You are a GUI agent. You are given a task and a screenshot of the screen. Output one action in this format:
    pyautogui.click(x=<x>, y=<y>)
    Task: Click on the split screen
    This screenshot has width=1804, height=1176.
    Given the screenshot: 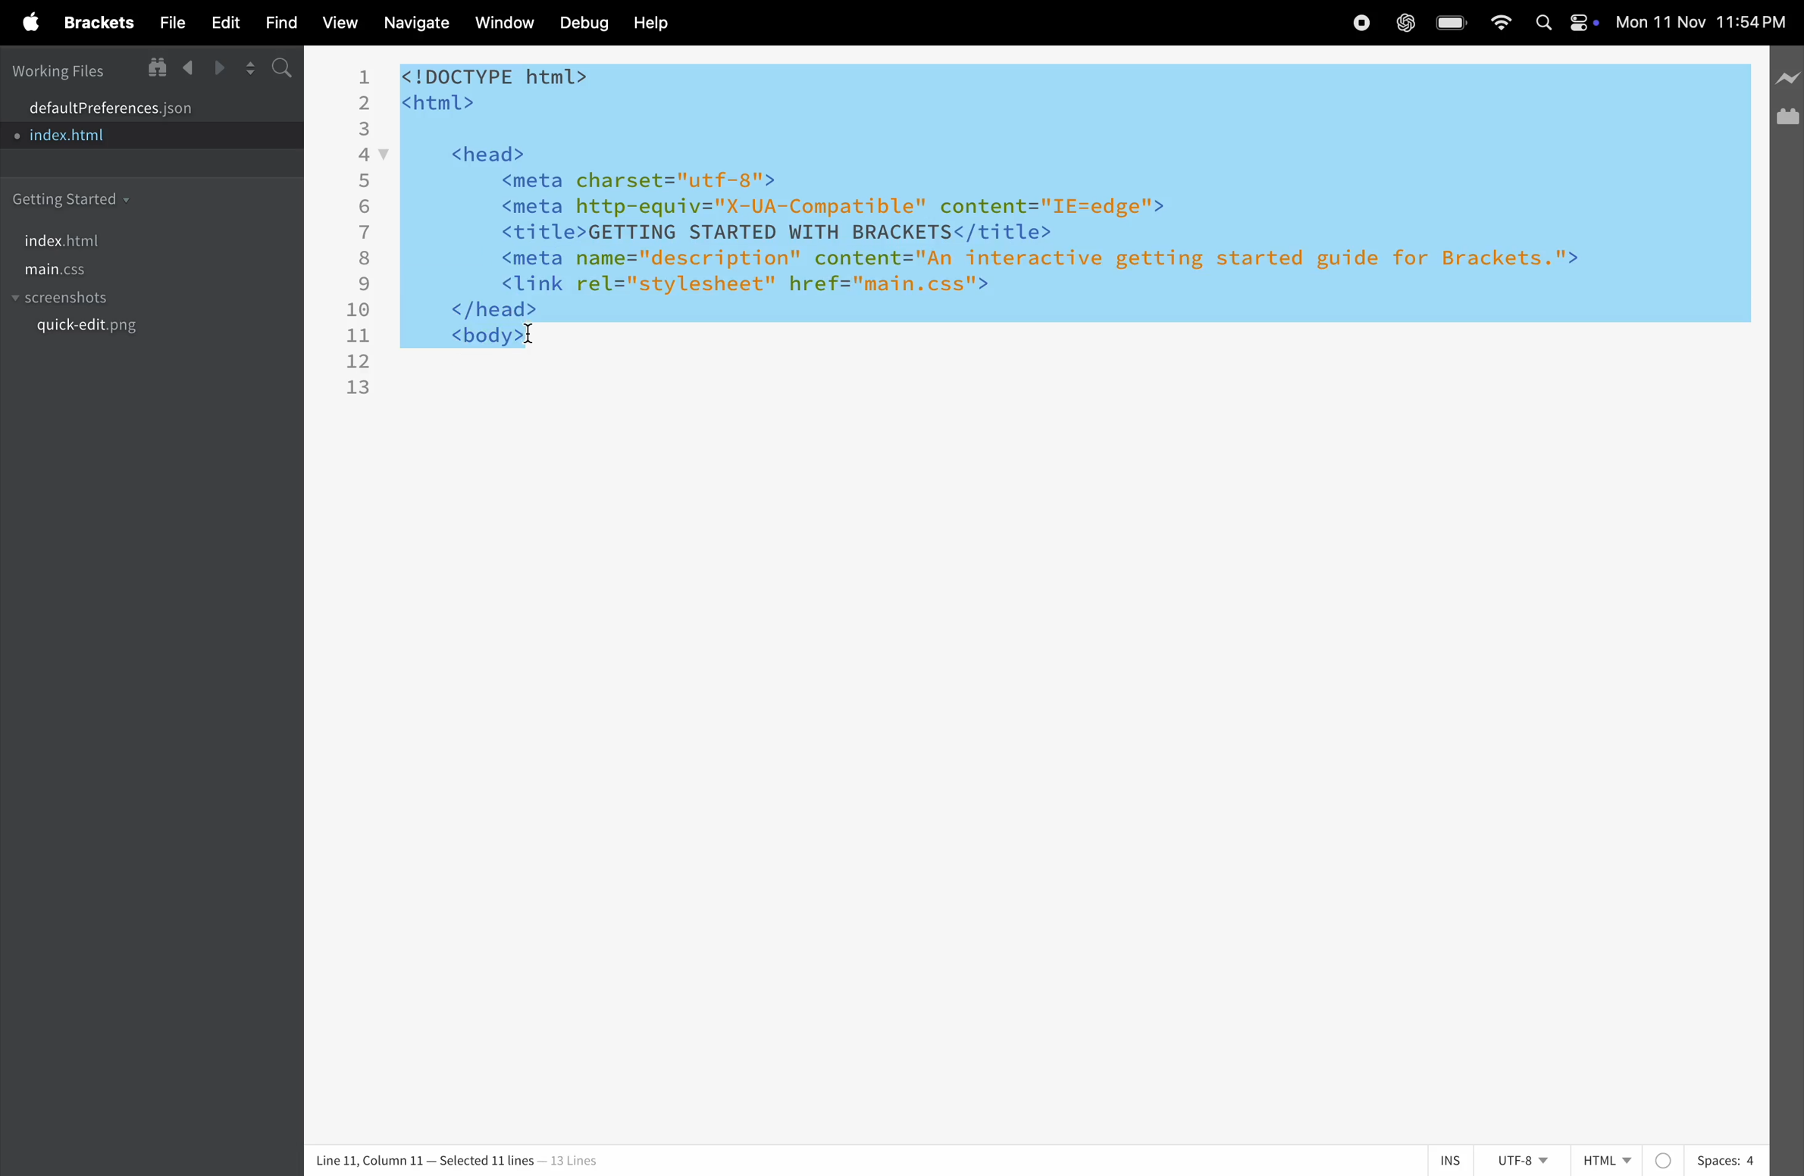 What is the action you would take?
    pyautogui.click(x=249, y=67)
    